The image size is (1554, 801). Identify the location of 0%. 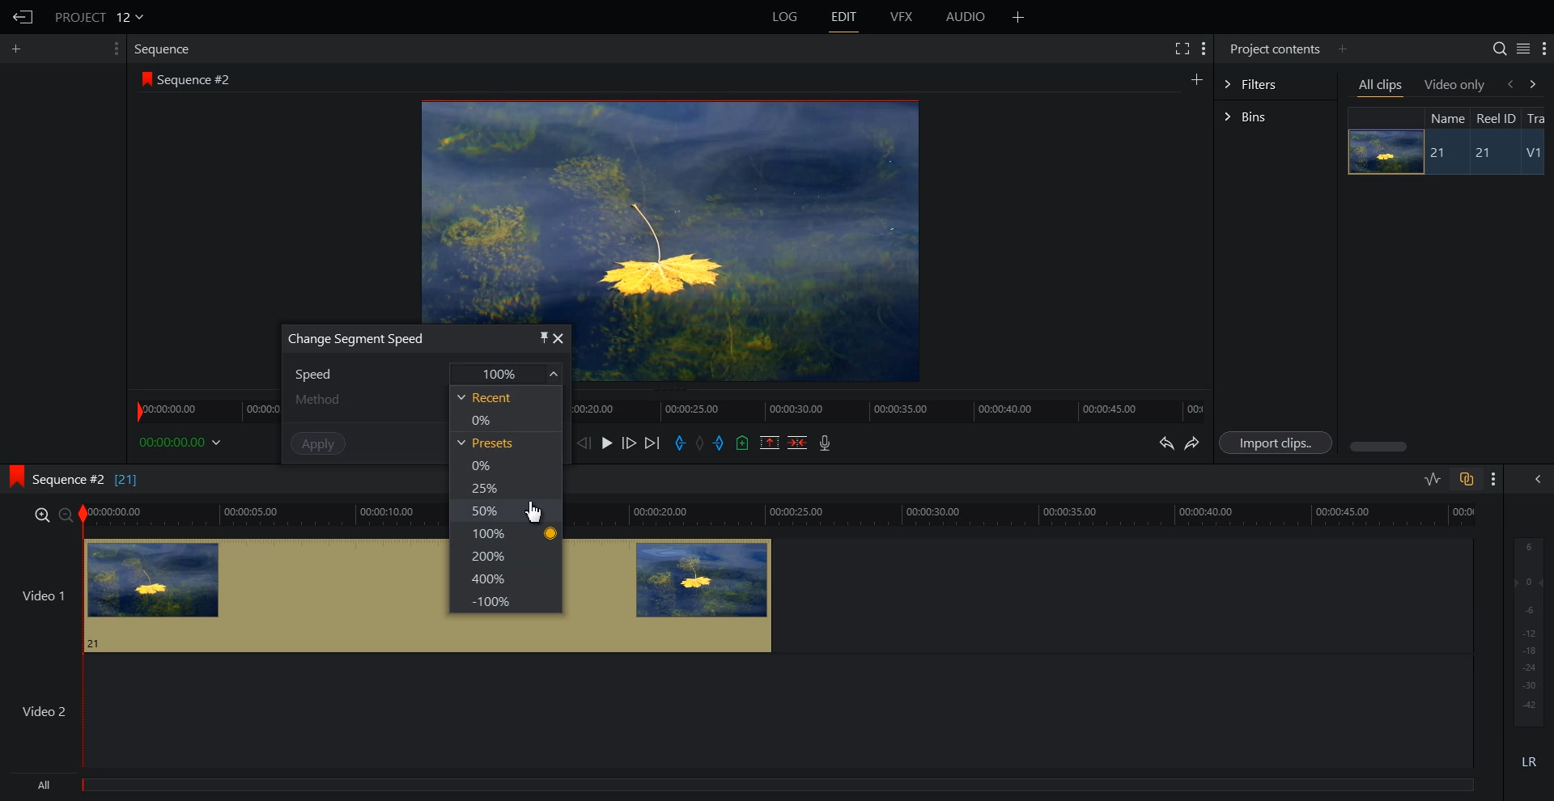
(485, 422).